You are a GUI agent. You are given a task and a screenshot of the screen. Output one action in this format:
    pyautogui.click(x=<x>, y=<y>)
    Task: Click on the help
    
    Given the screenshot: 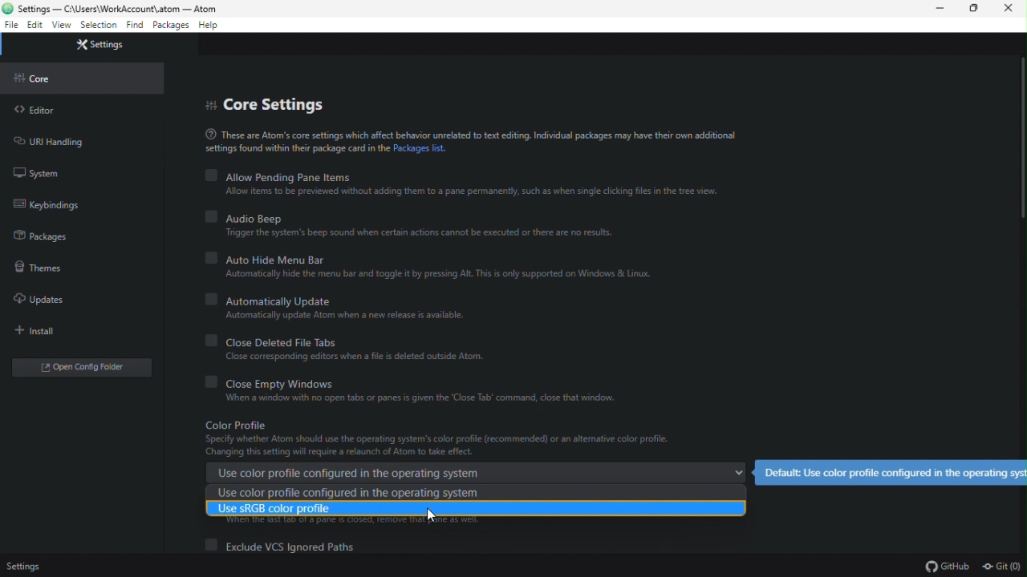 What is the action you would take?
    pyautogui.click(x=210, y=26)
    